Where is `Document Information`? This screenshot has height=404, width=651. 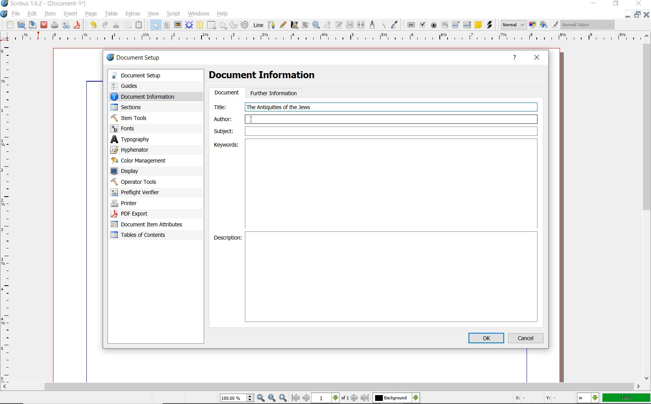
Document Information is located at coordinates (269, 76).